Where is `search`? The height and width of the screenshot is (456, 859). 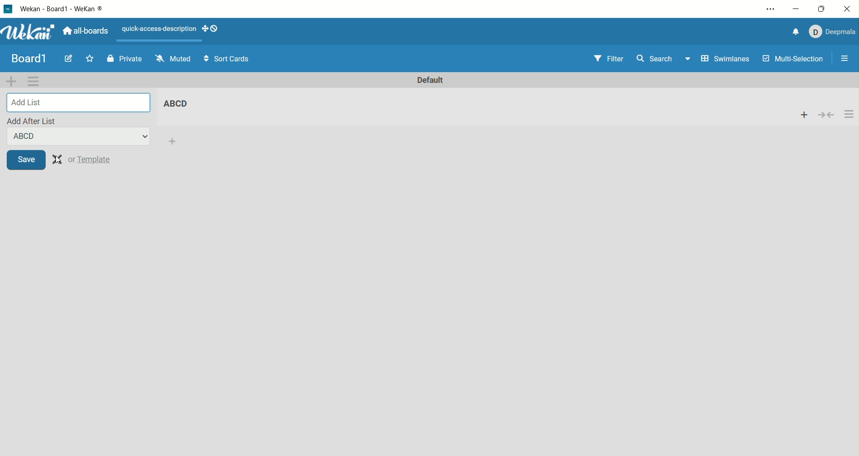
search is located at coordinates (663, 60).